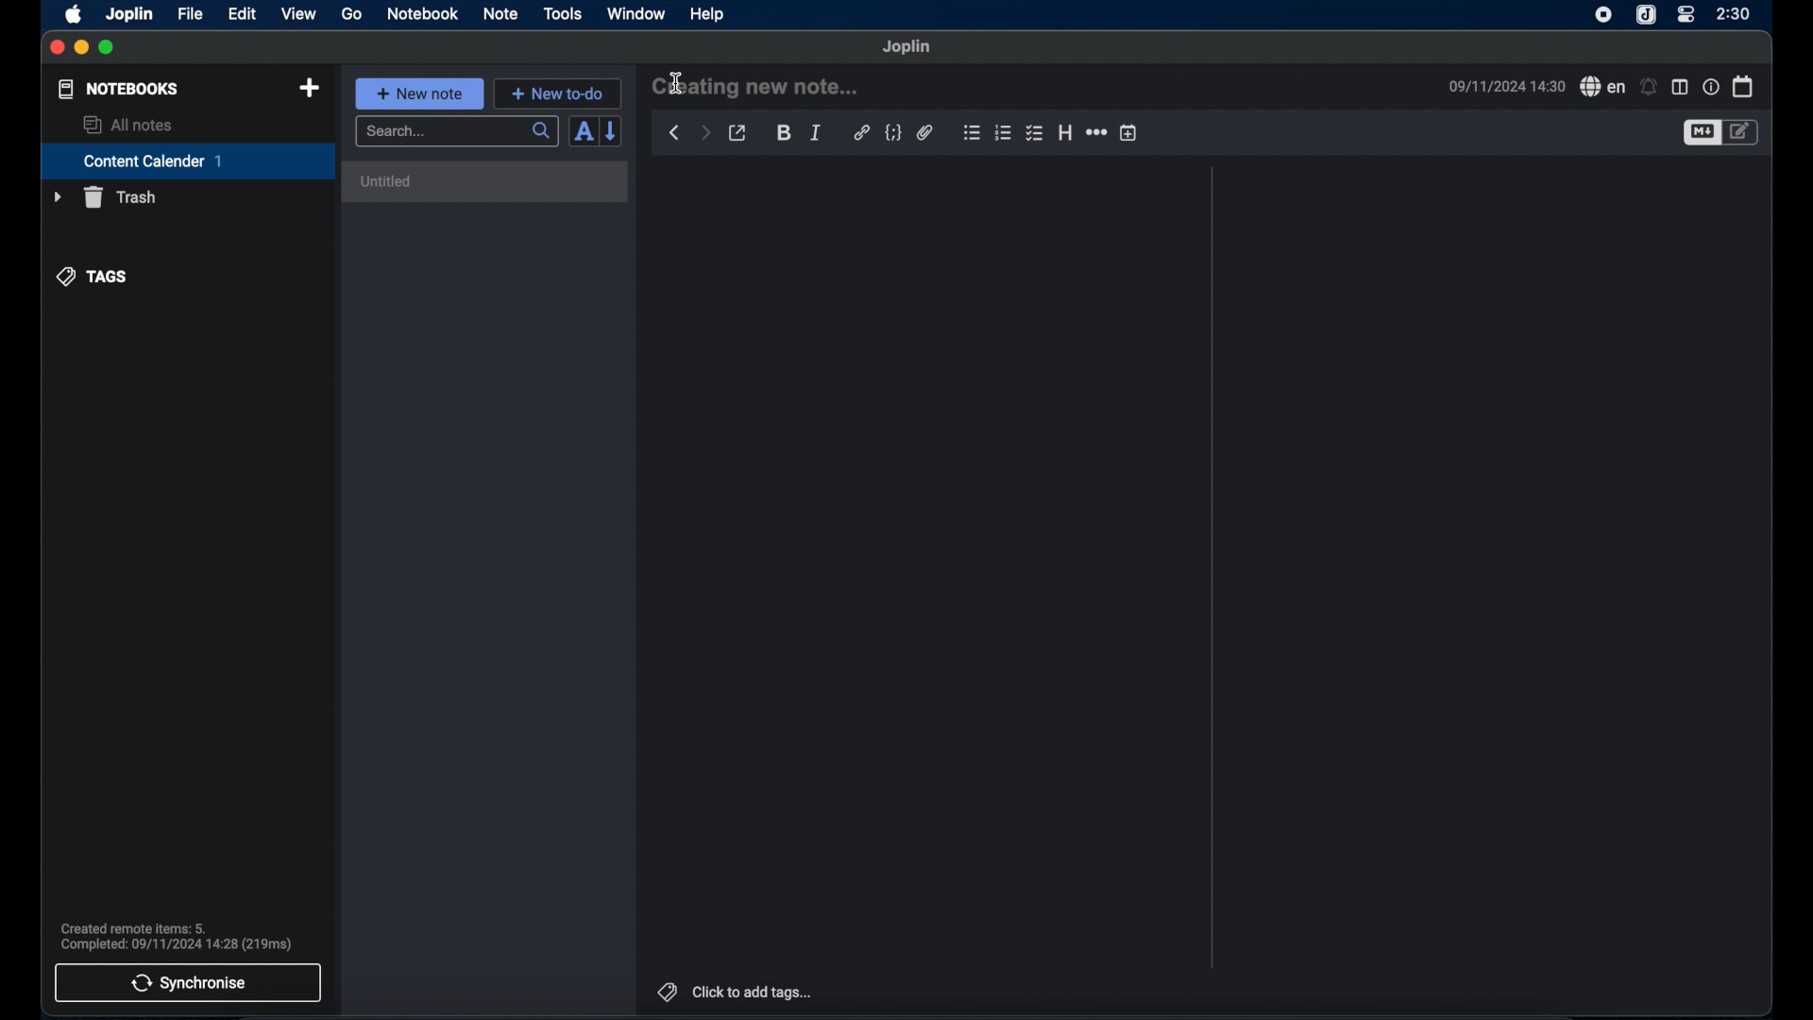  Describe the element at coordinates (1212, 568) in the screenshot. I see `divider` at that location.